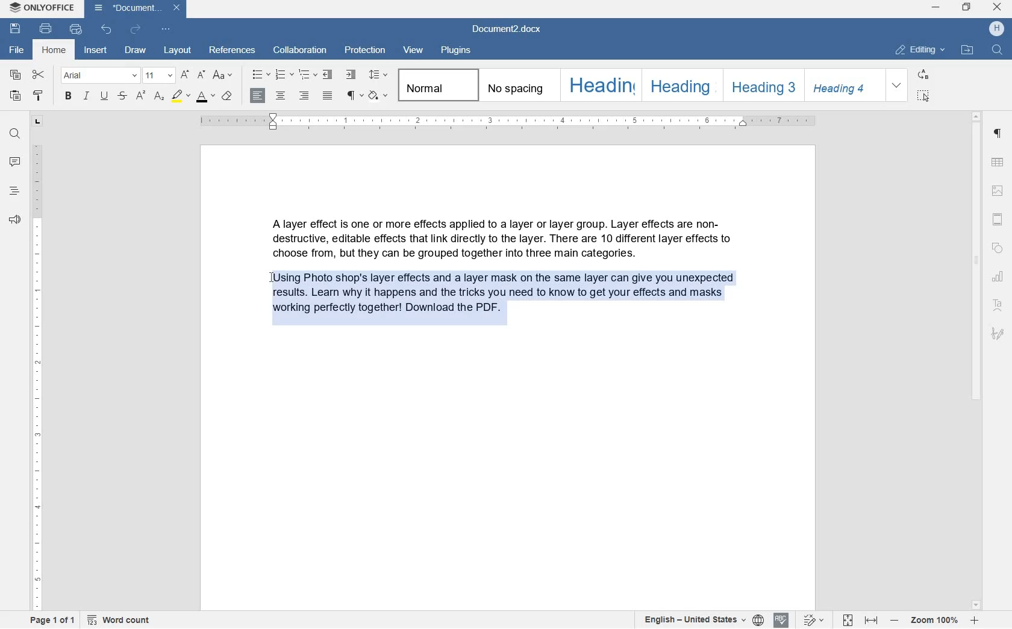 The width and height of the screenshot is (1012, 629). I want to click on CURSOR POSITION, so click(272, 280).